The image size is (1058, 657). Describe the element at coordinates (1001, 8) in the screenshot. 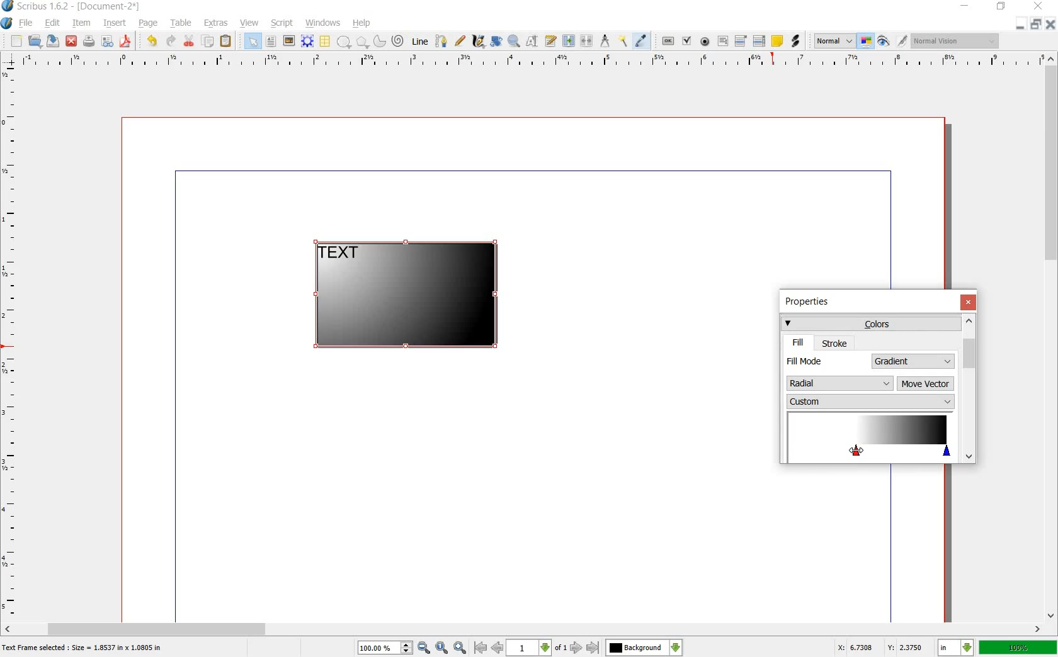

I see `restore` at that location.